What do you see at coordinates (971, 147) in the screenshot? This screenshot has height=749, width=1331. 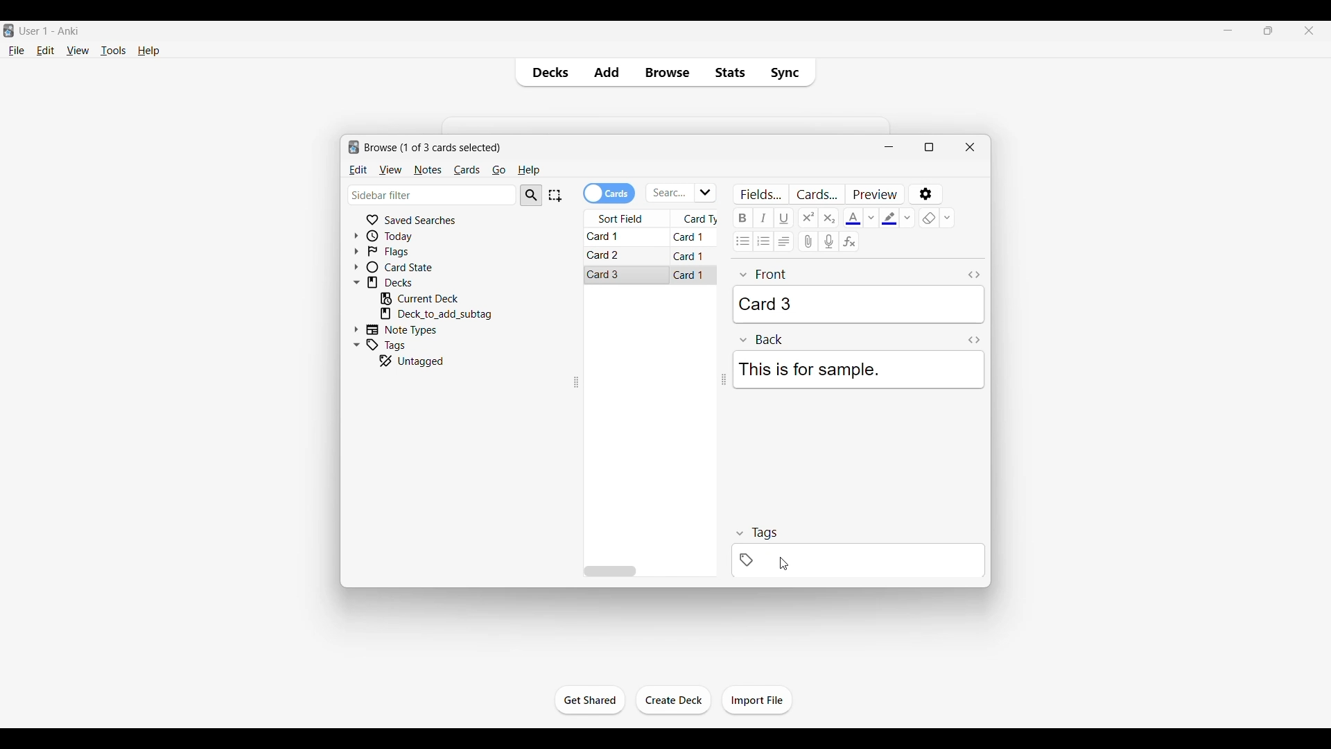 I see `Close window` at bounding box center [971, 147].